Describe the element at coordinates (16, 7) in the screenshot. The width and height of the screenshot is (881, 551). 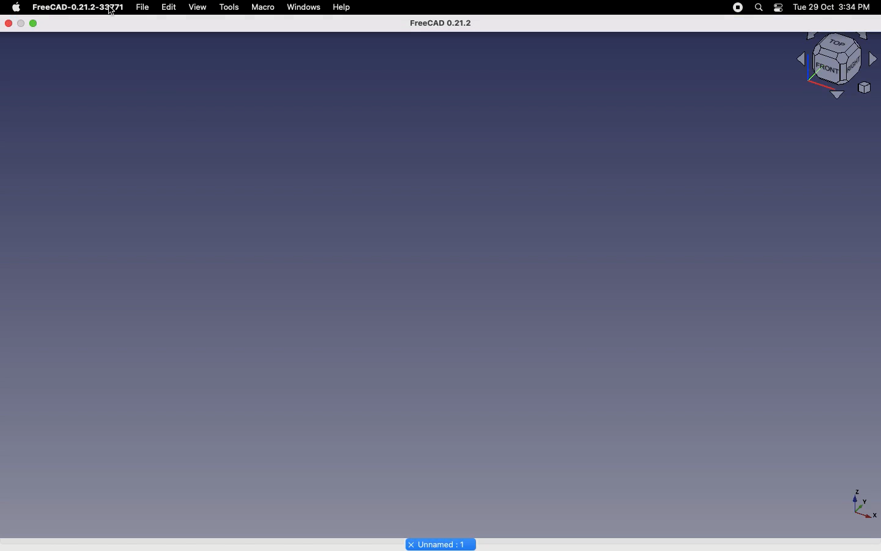
I see `Apple Logo` at that location.